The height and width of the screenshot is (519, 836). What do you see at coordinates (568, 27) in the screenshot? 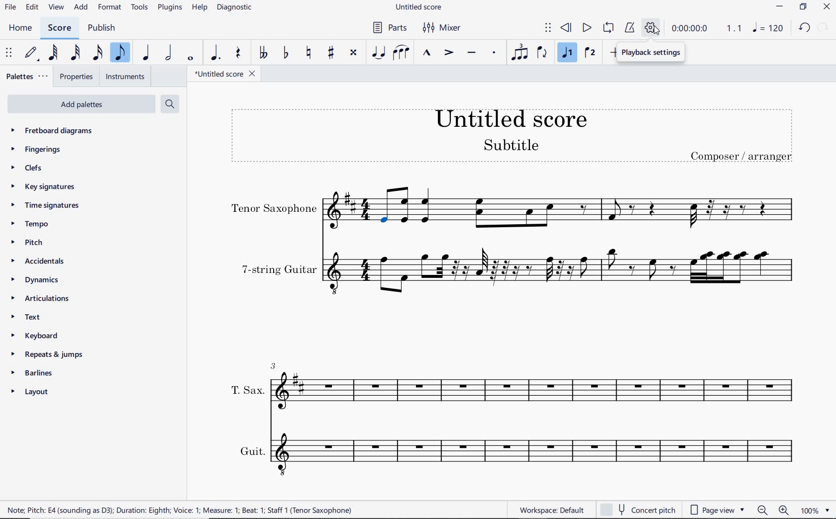
I see `REWIND` at bounding box center [568, 27].